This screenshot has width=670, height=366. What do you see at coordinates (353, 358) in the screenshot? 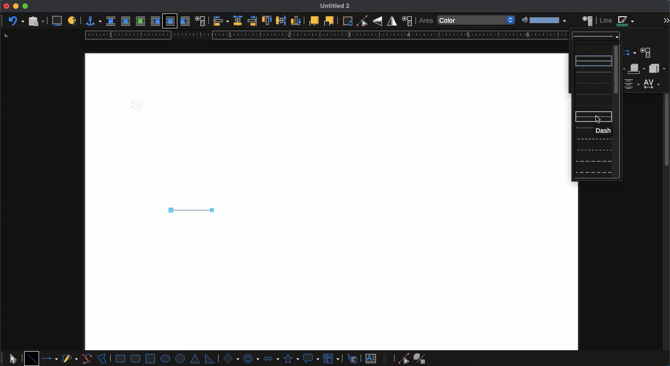
I see `callouts` at bounding box center [353, 358].